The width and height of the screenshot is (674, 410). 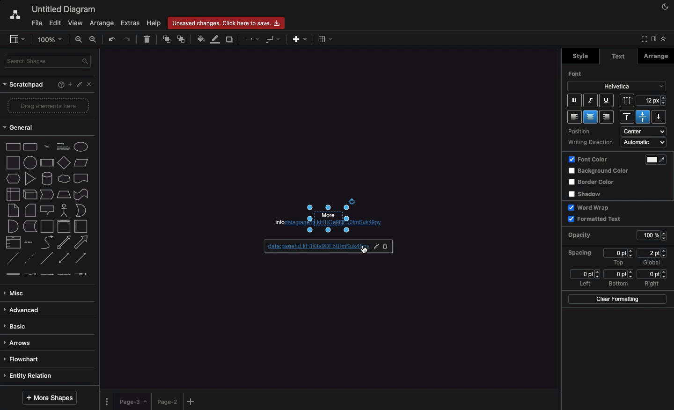 What do you see at coordinates (653, 284) in the screenshot?
I see `Right` at bounding box center [653, 284].